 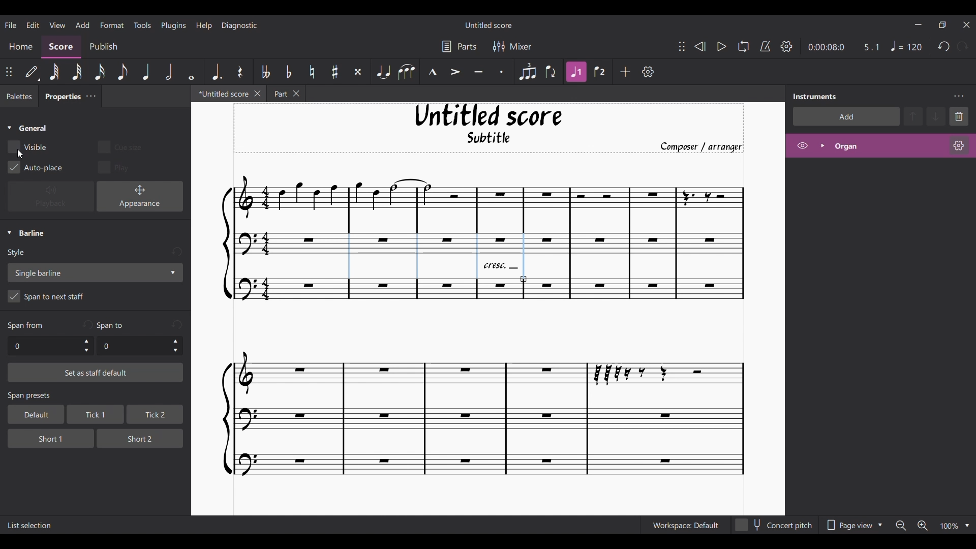 I want to click on Appearance, so click(x=140, y=196).